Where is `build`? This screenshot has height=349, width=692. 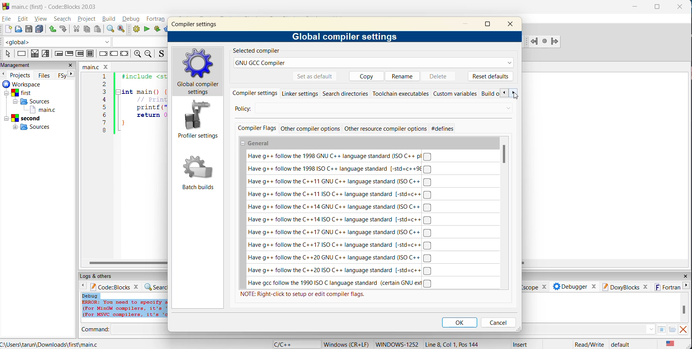
build is located at coordinates (136, 29).